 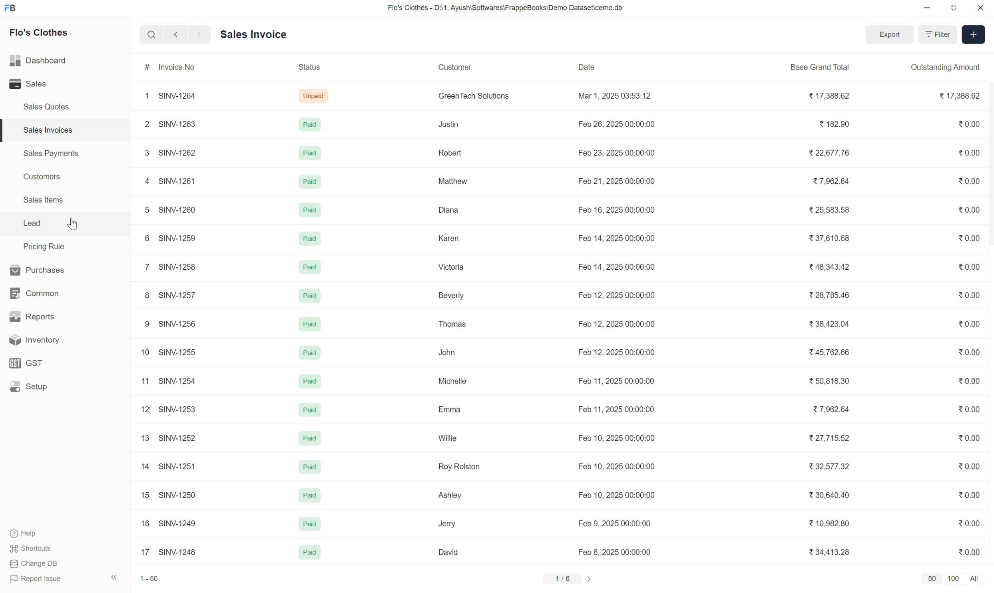 What do you see at coordinates (143, 266) in the screenshot?
I see `7` at bounding box center [143, 266].